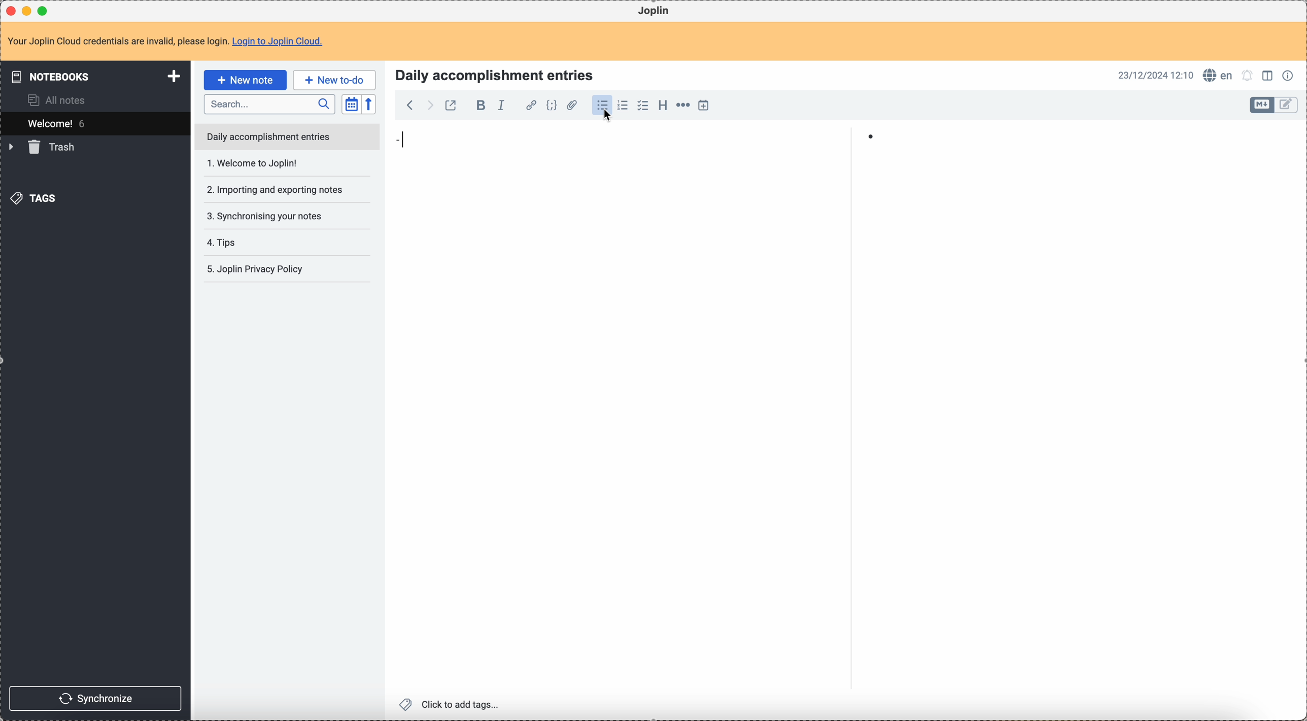  I want to click on spell checker, so click(1218, 76).